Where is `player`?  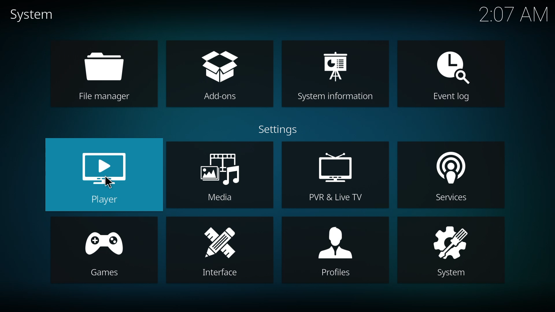 player is located at coordinates (105, 176).